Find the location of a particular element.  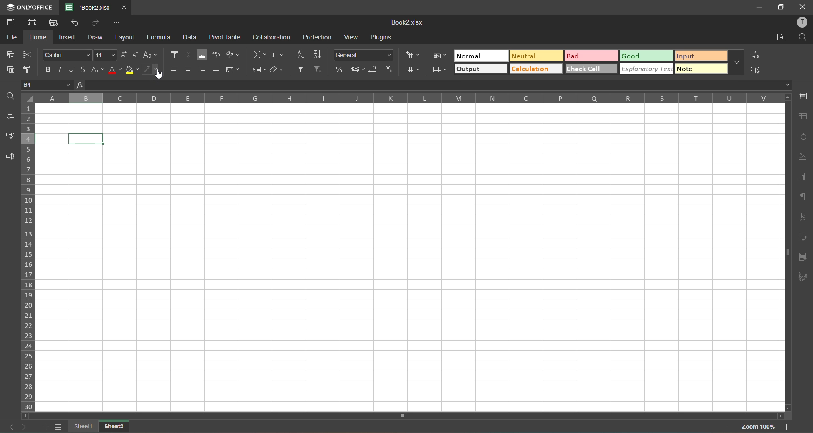

formula is located at coordinates (160, 38).